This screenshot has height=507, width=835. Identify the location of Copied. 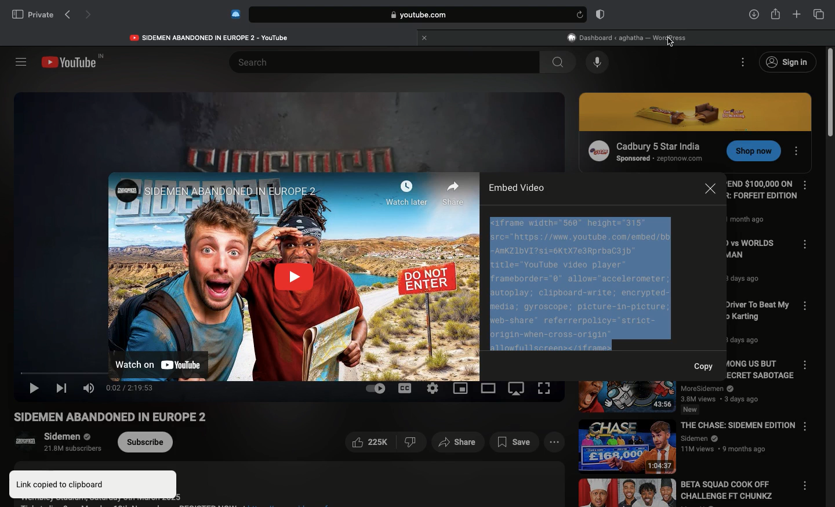
(581, 282).